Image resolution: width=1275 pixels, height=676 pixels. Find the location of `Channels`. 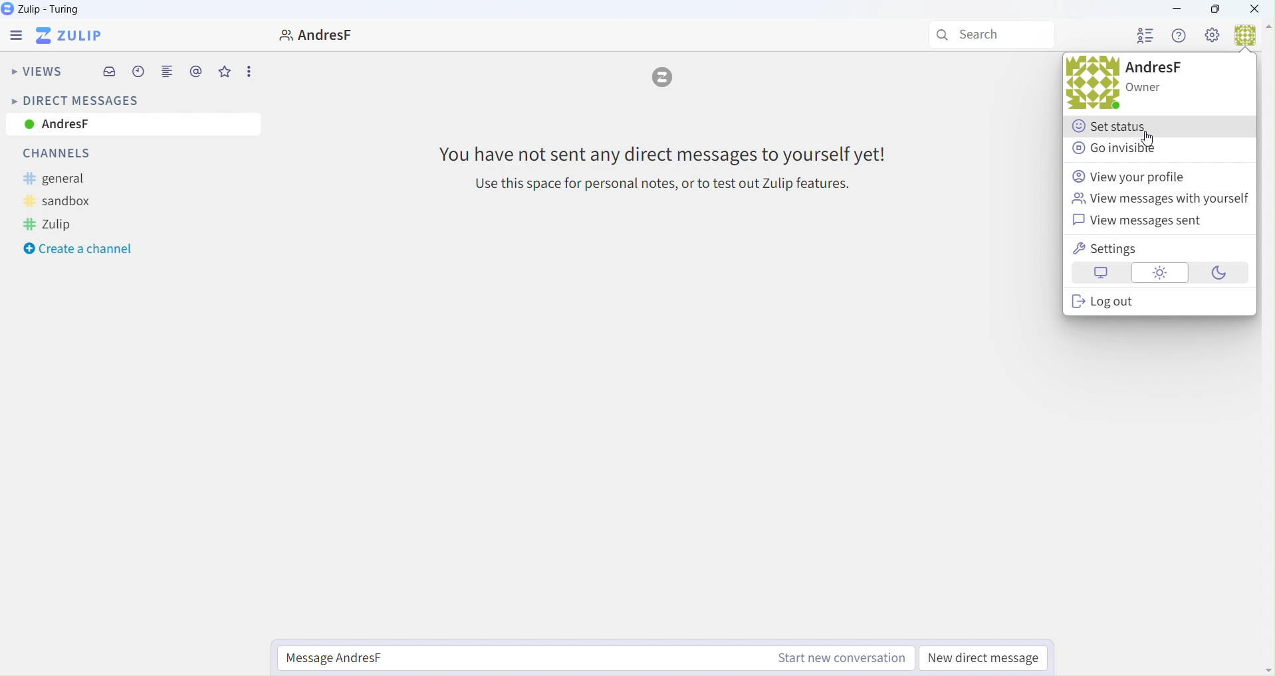

Channels is located at coordinates (66, 153).